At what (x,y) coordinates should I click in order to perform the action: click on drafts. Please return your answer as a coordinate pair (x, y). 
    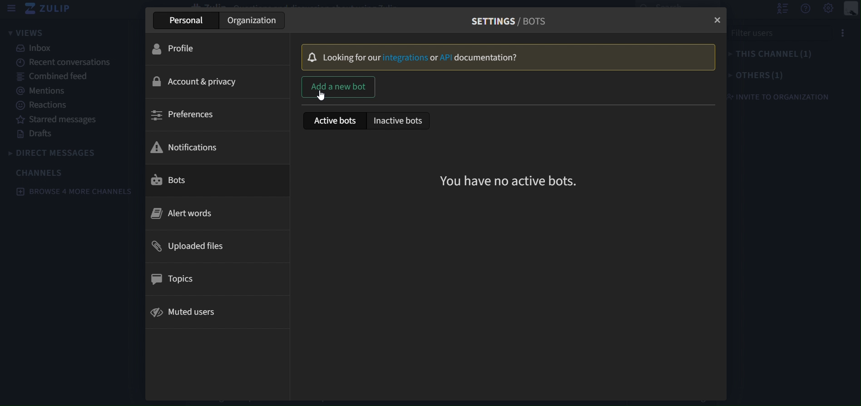
    Looking at the image, I should click on (67, 134).